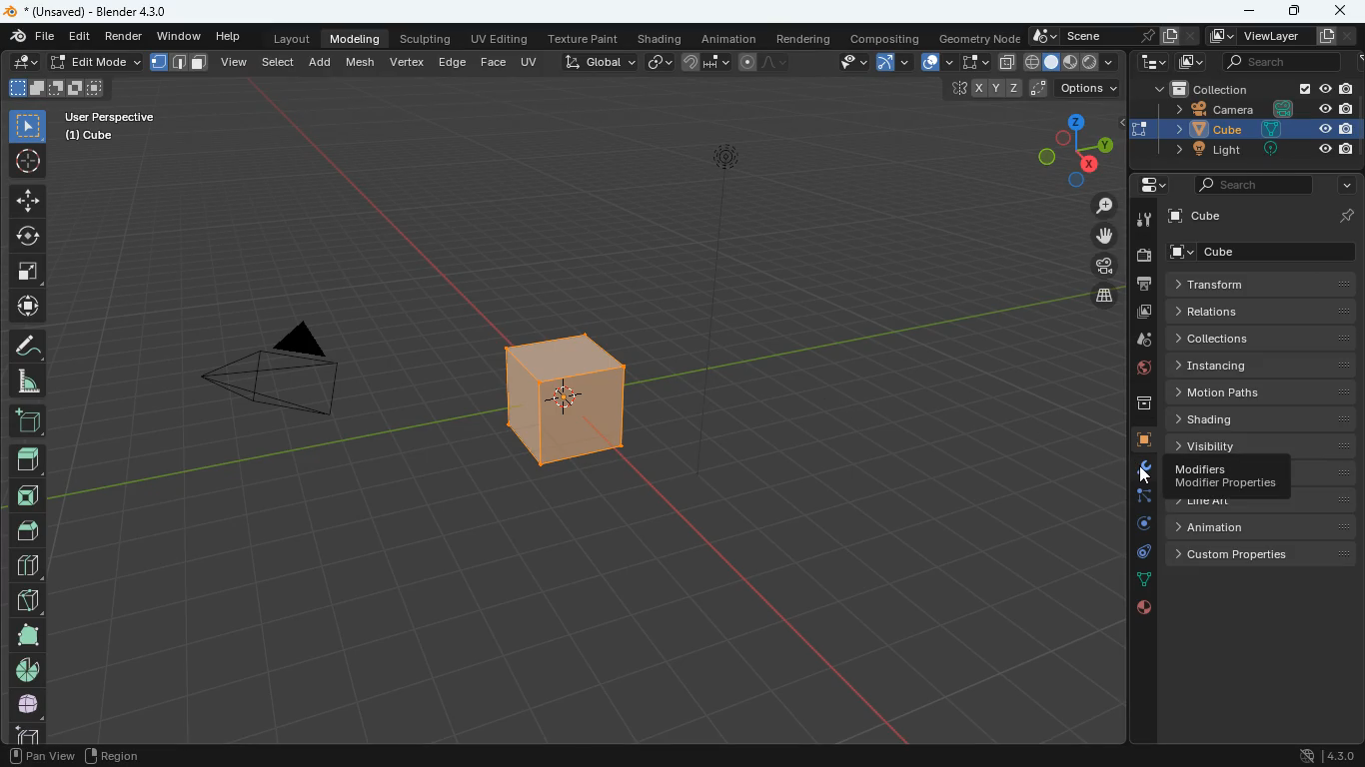  Describe the element at coordinates (356, 37) in the screenshot. I see `modeling` at that location.